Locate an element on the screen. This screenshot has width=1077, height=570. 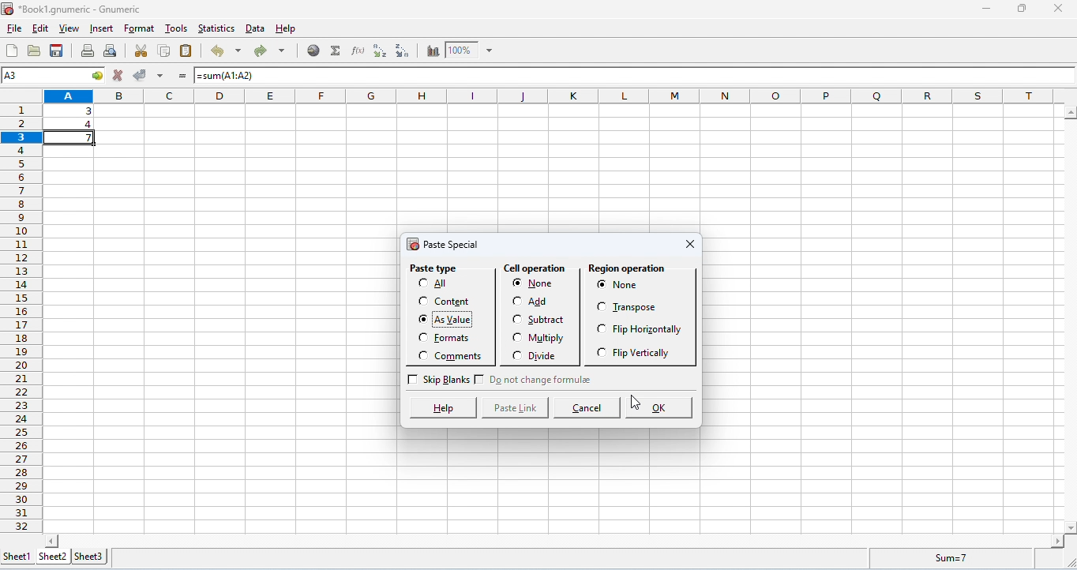
Book1.gnumeric - Gnumeric is located at coordinates (74, 10).